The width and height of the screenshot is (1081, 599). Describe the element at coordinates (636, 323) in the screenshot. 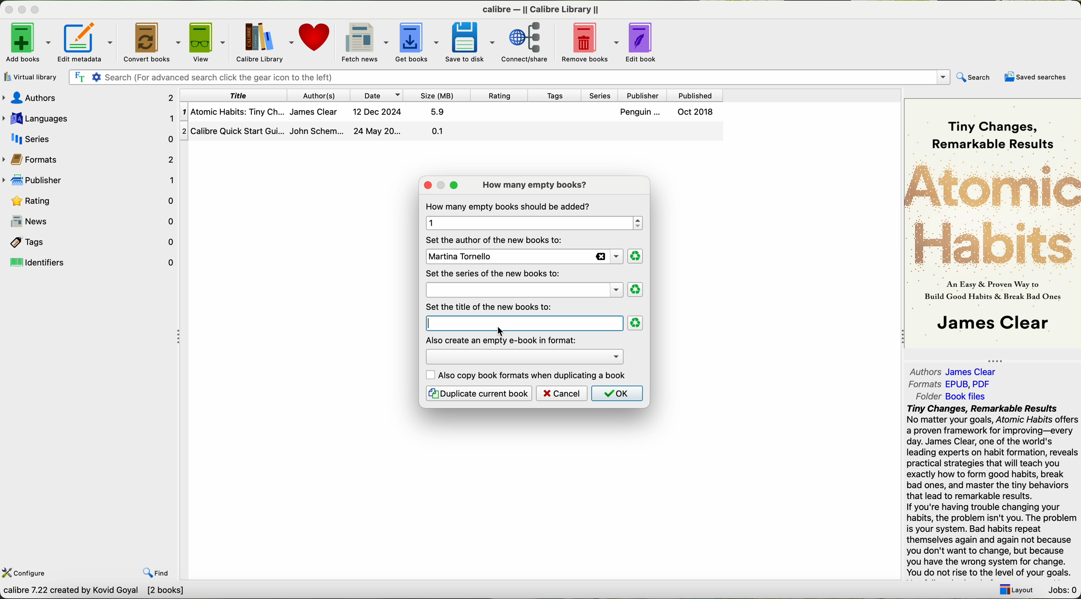

I see `clear` at that location.